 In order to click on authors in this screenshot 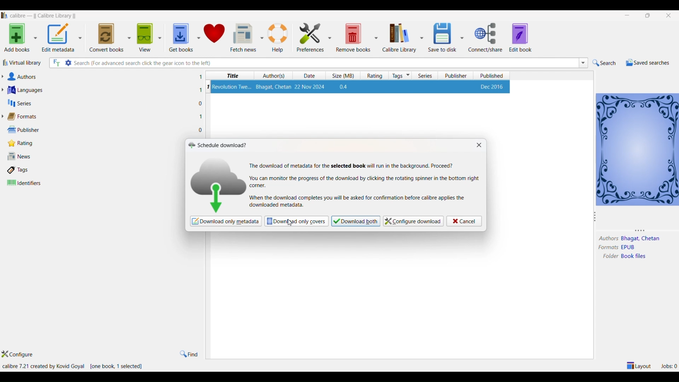, I will do `click(274, 76)`.